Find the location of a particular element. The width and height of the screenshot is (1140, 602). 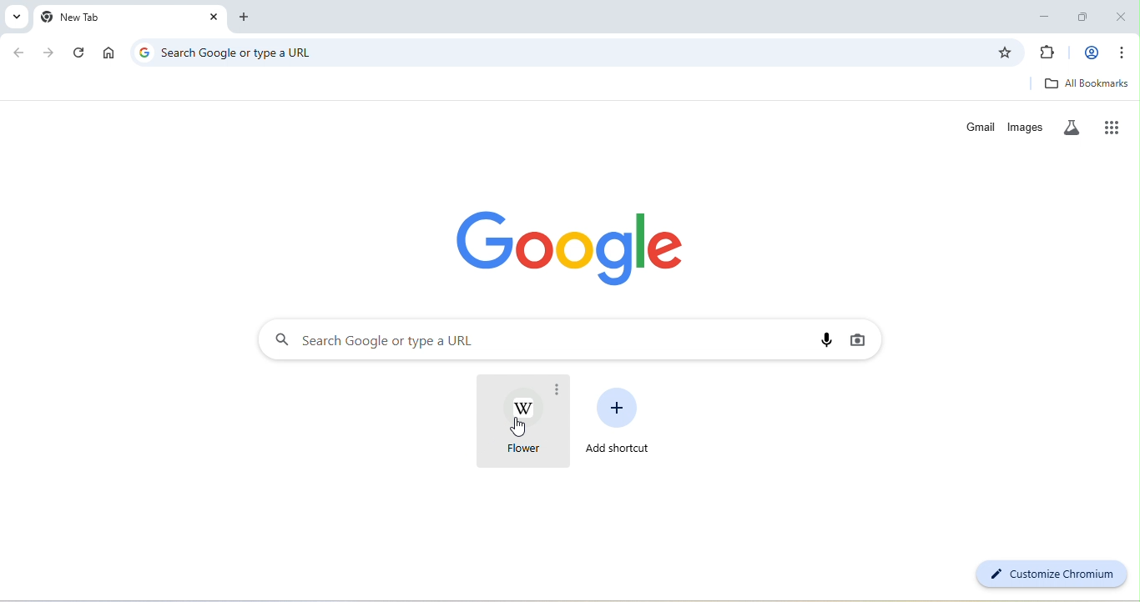

options is located at coordinates (557, 391).